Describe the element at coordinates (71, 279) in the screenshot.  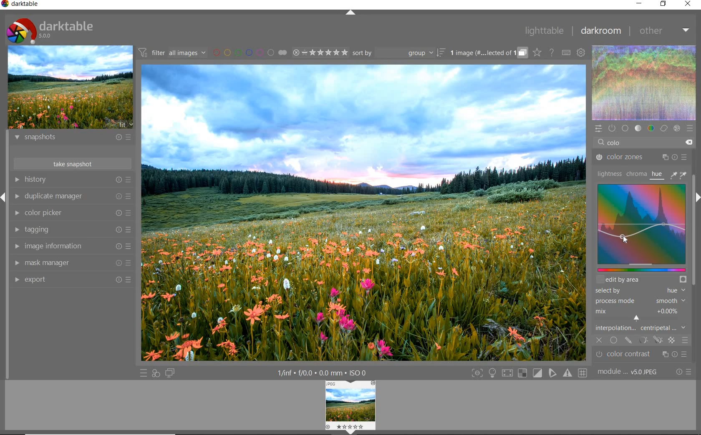
I see `export` at that location.